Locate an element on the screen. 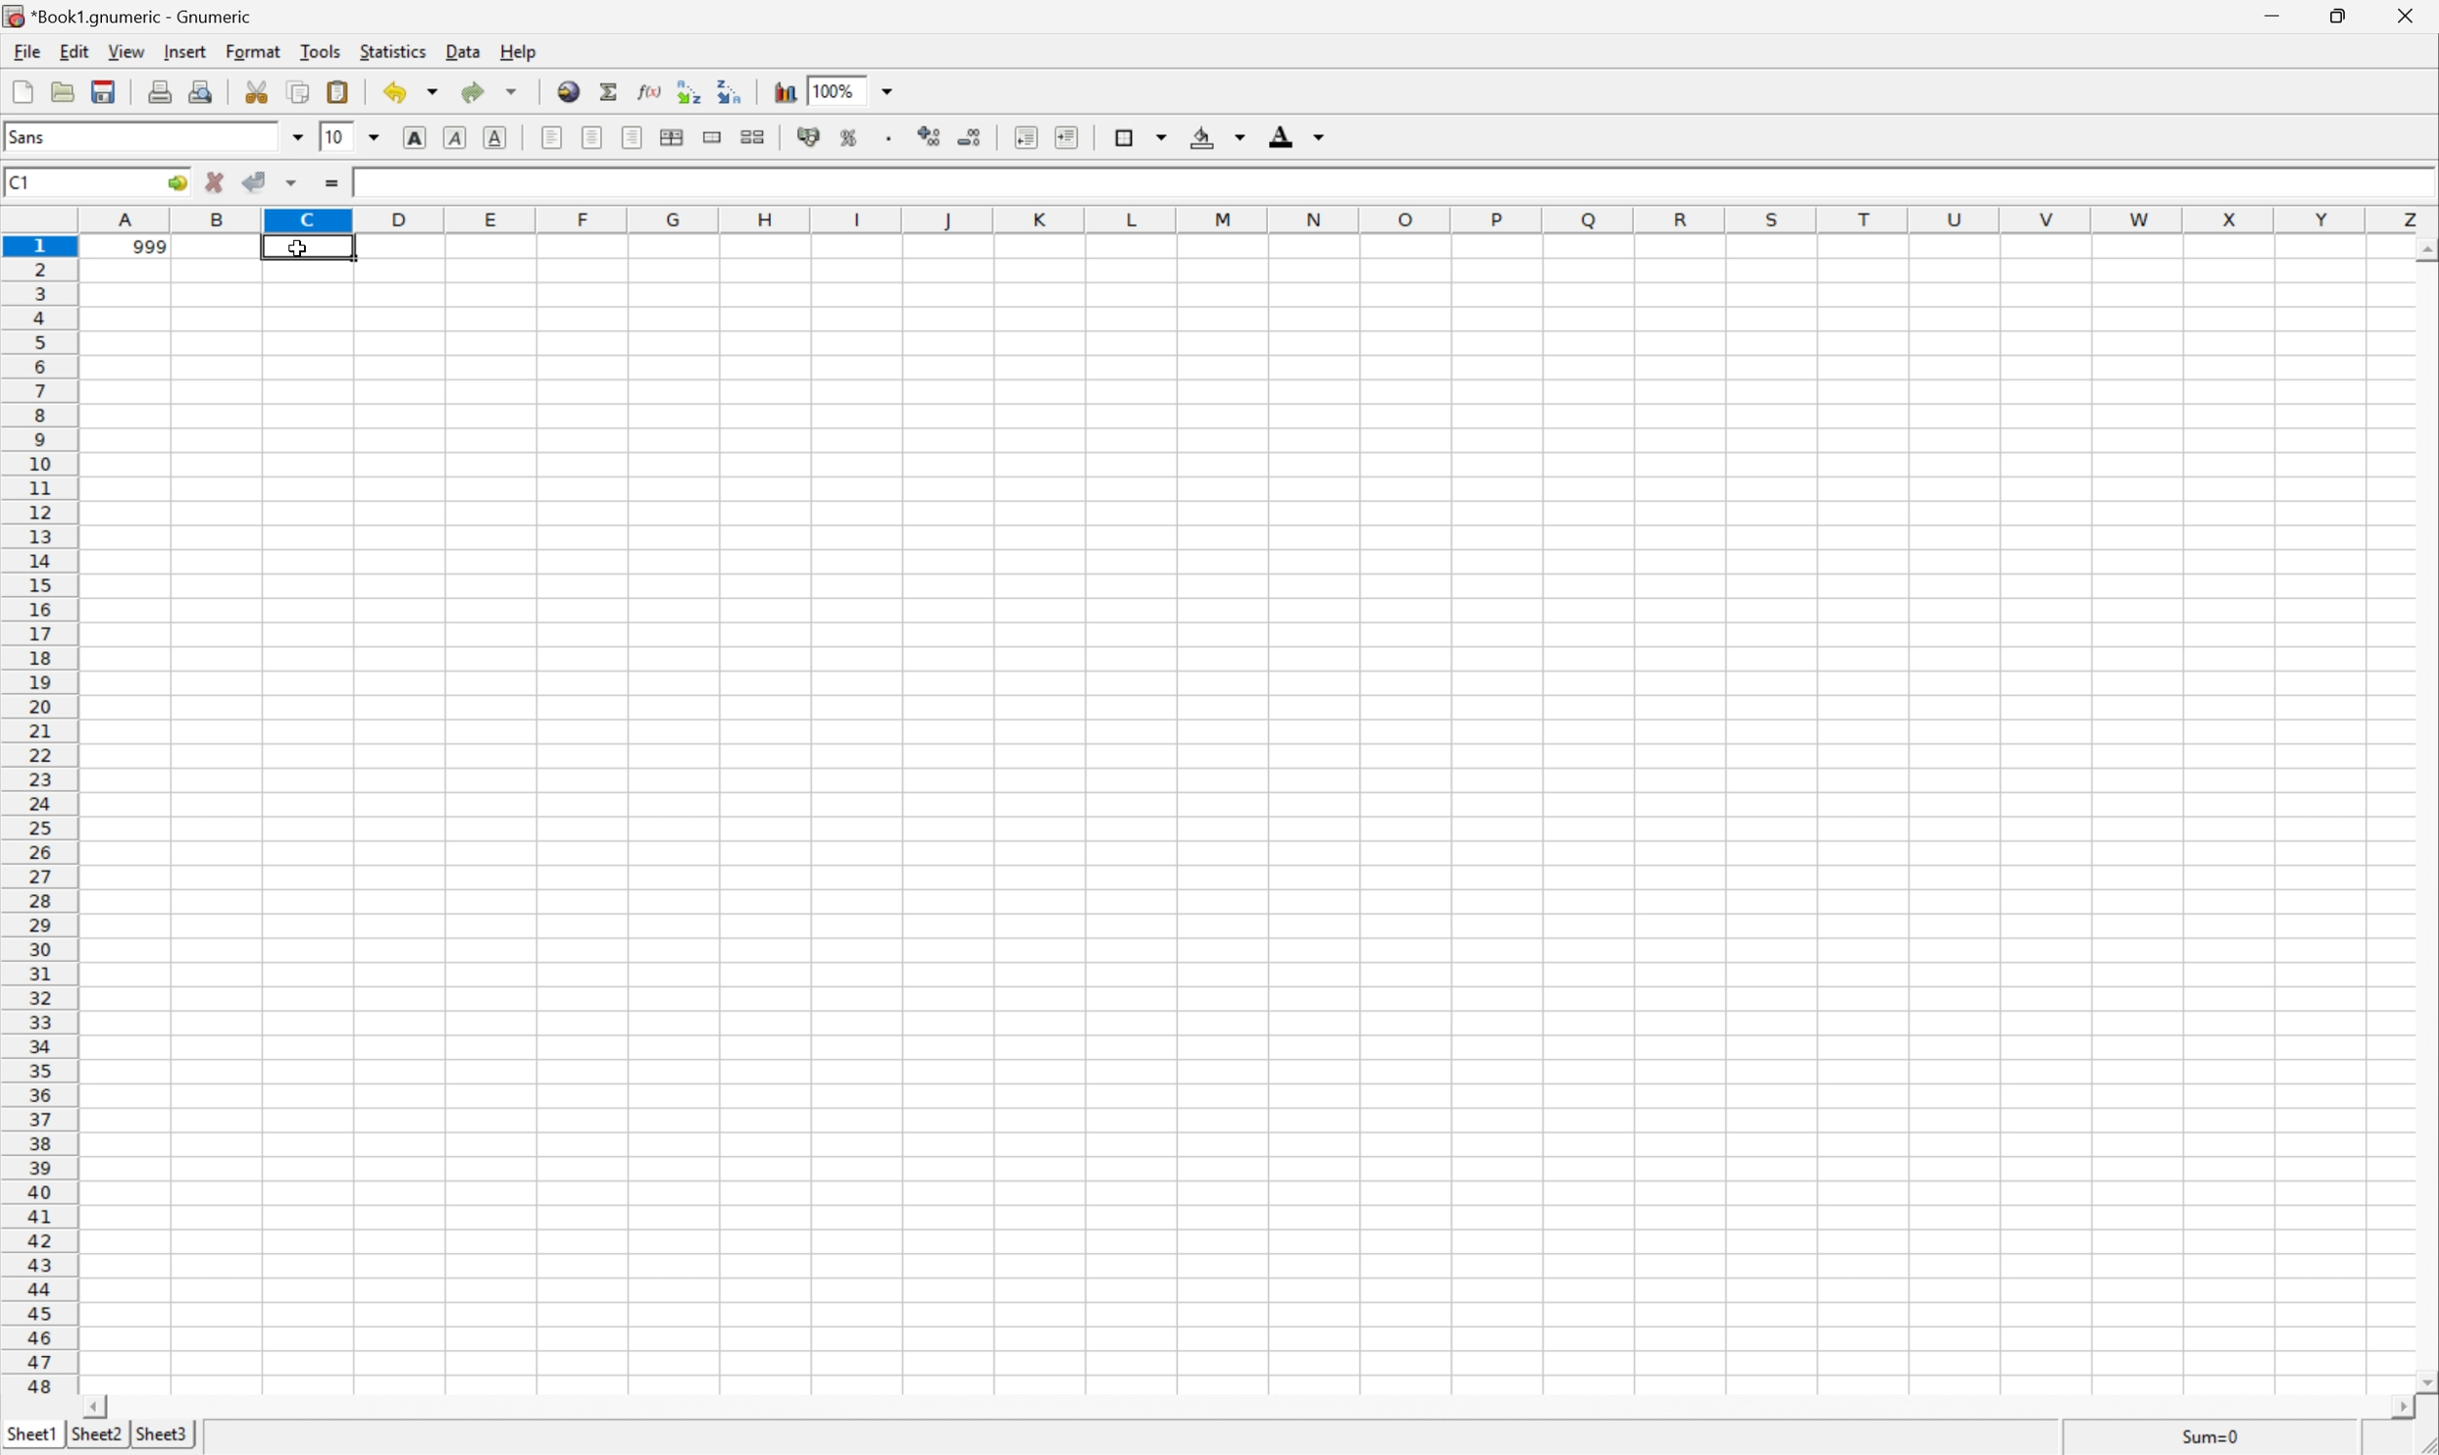 This screenshot has width=2439, height=1455. print preview is located at coordinates (204, 92).